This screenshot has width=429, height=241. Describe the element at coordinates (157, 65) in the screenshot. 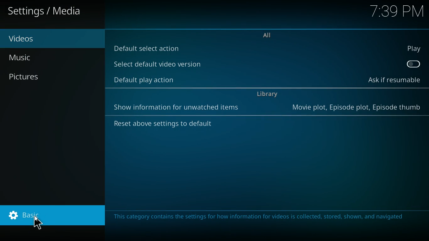

I see `select default video version` at that location.